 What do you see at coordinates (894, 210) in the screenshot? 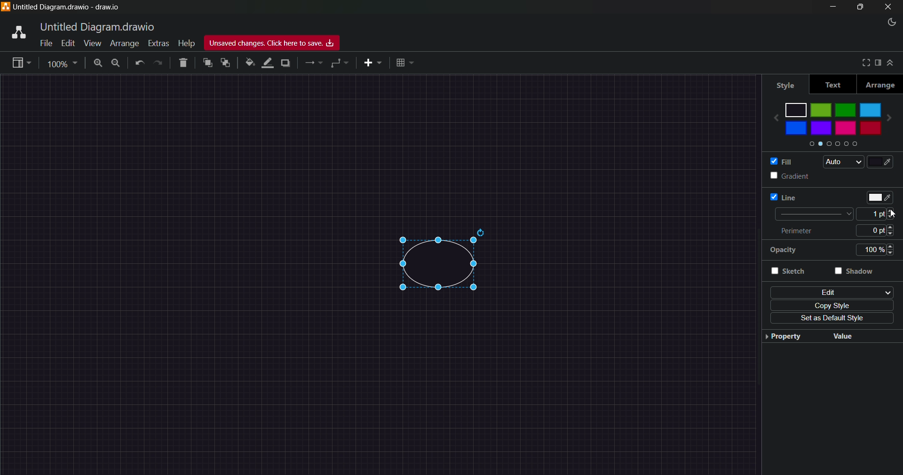
I see `increase thickness` at bounding box center [894, 210].